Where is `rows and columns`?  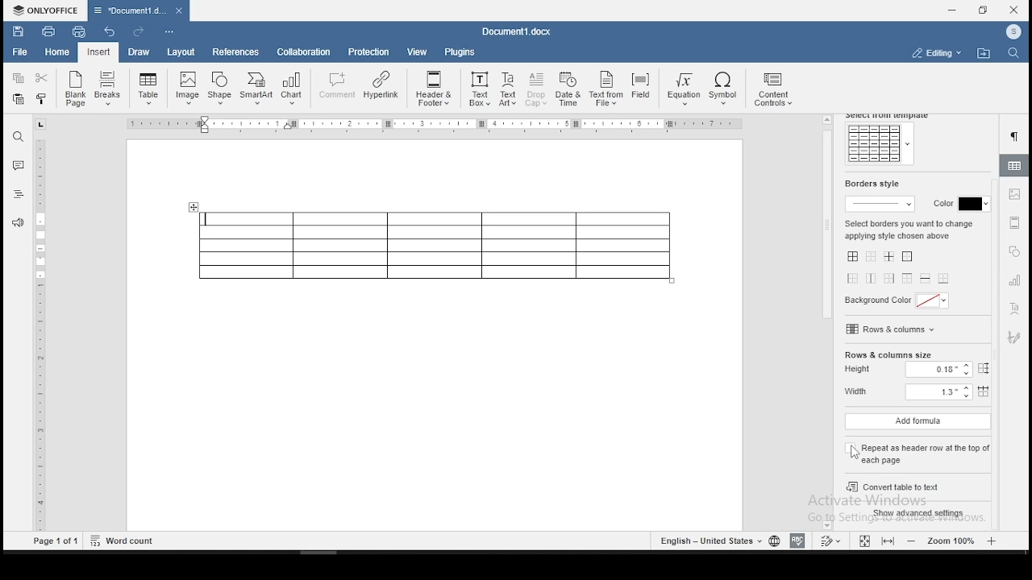
rows and columns is located at coordinates (893, 329).